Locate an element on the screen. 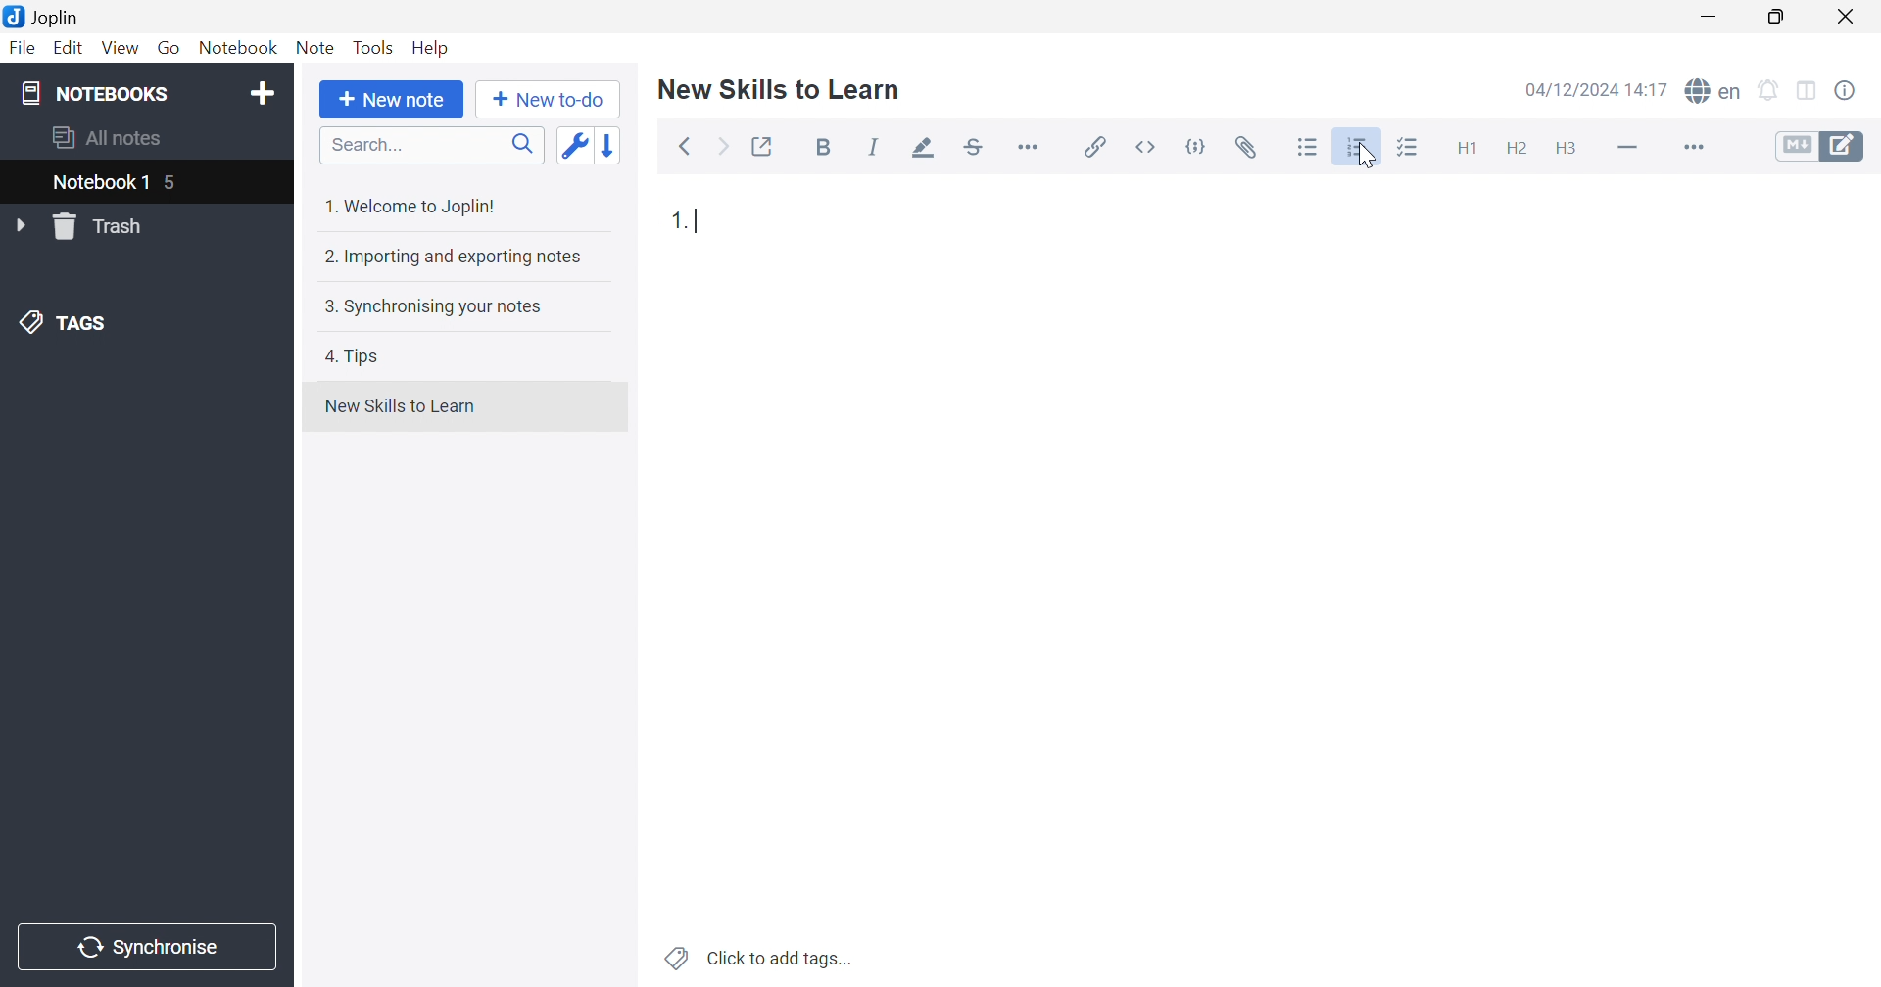 The image size is (1881, 987). Typing cursor is located at coordinates (702, 221).